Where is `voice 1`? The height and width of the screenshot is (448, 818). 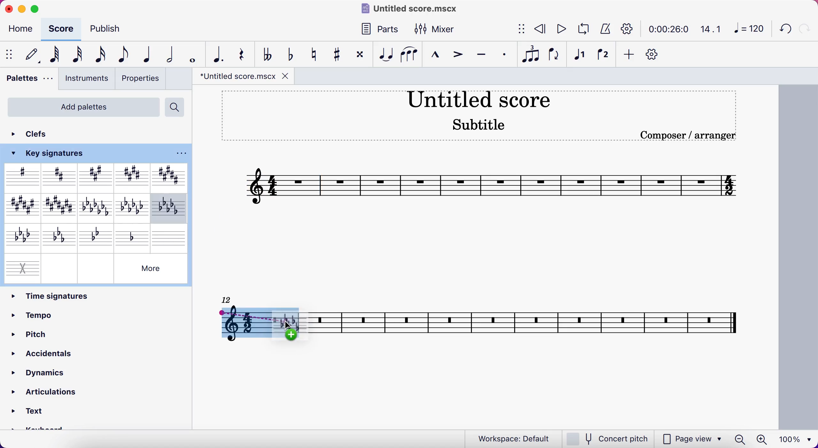
voice 1 is located at coordinates (582, 56).